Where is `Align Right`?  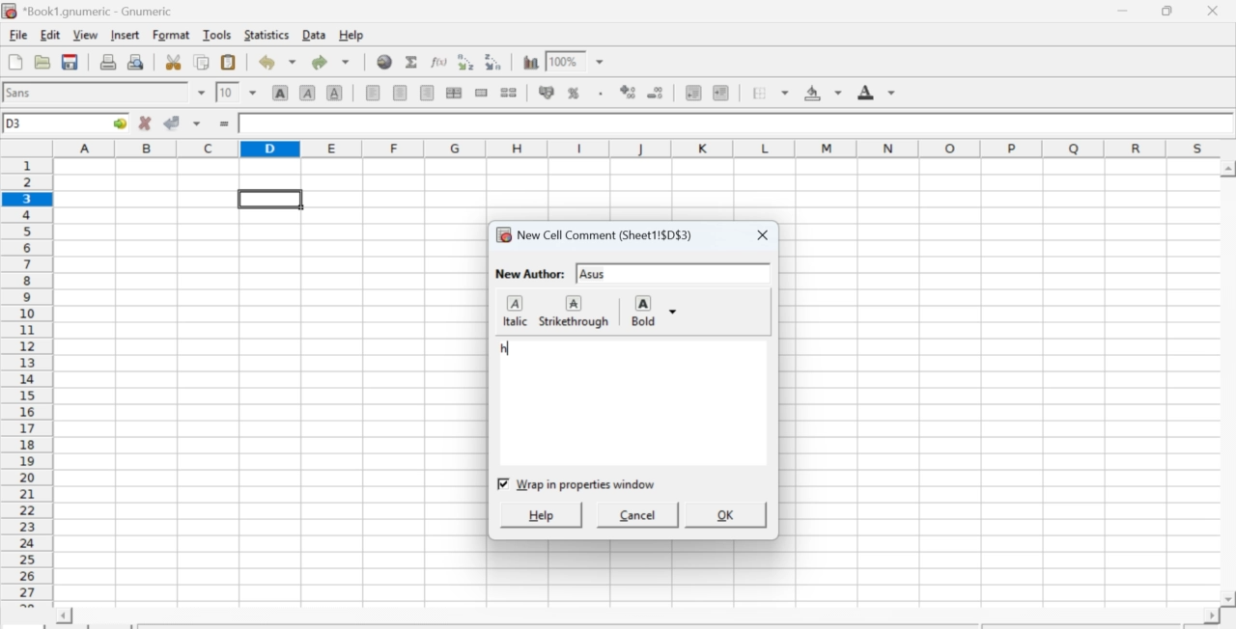
Align Right is located at coordinates (428, 94).